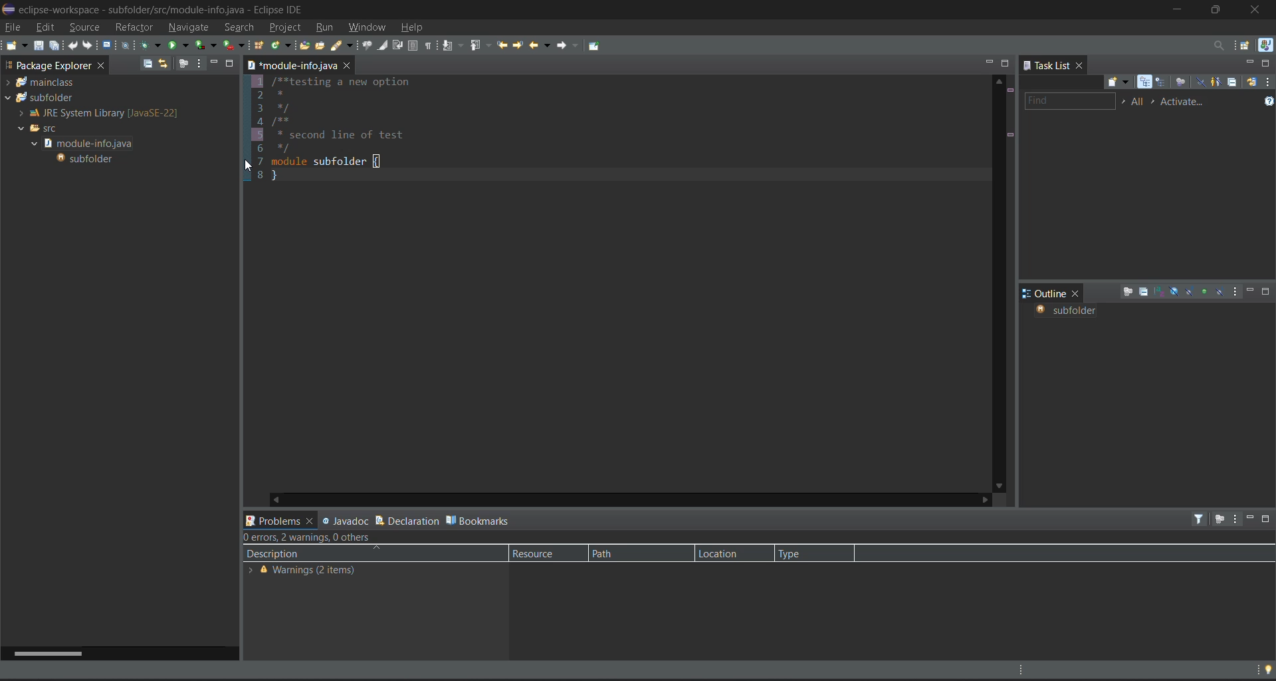  Describe the element at coordinates (621, 553) in the screenshot. I see `path` at that location.